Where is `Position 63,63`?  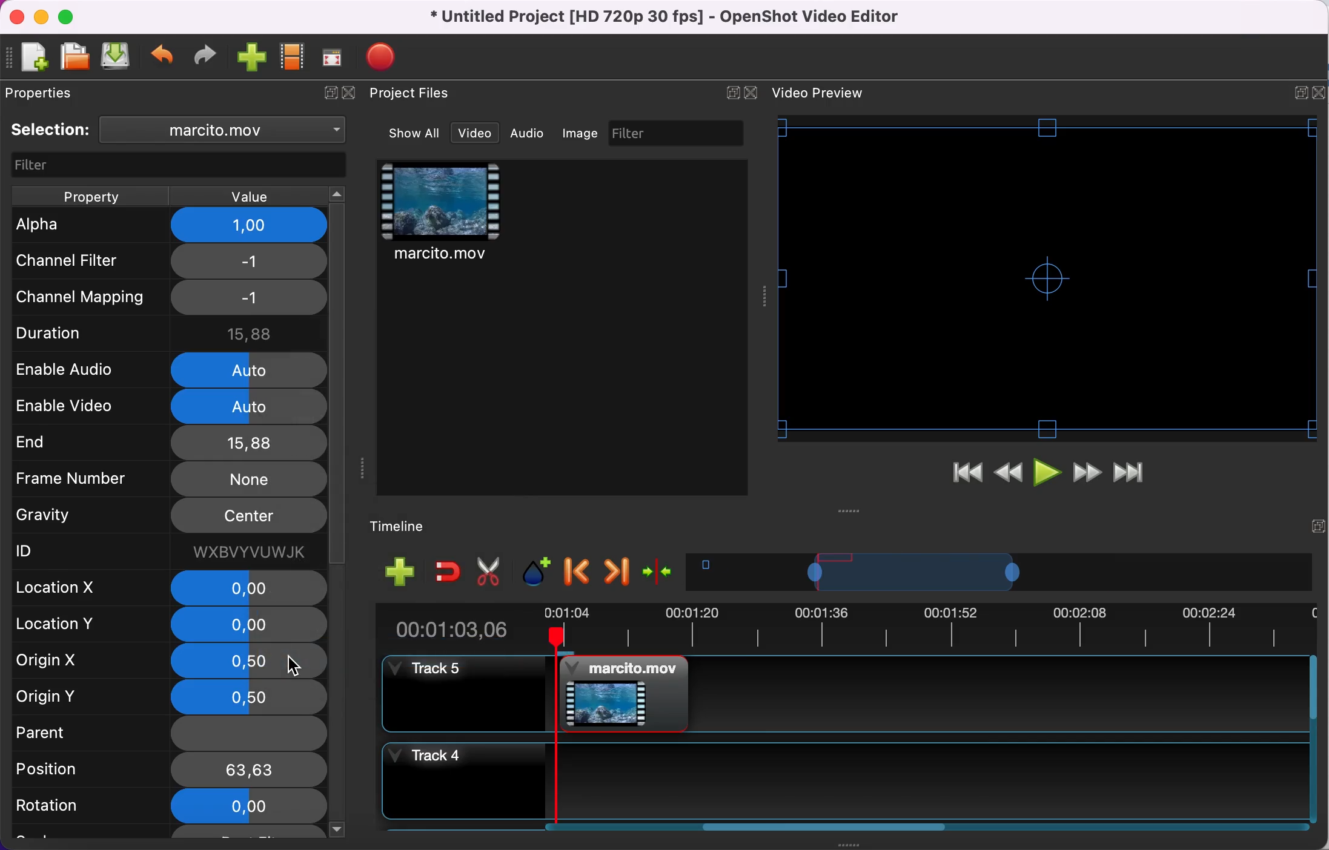
Position 63,63 is located at coordinates (167, 770).